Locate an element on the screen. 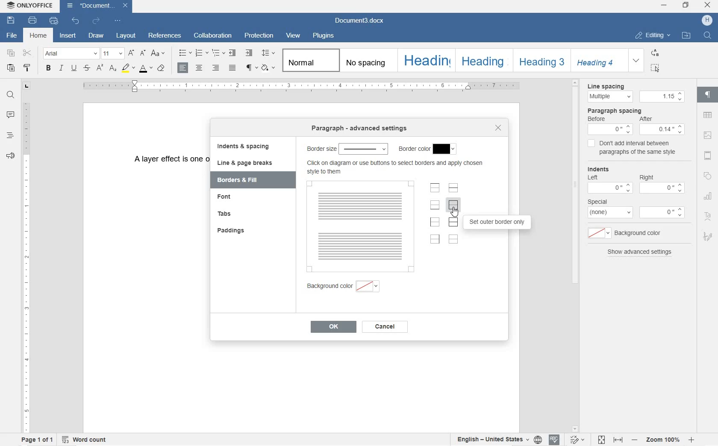 Image resolution: width=718 pixels, height=446 pixels. Indents Left is located at coordinates (610, 180).